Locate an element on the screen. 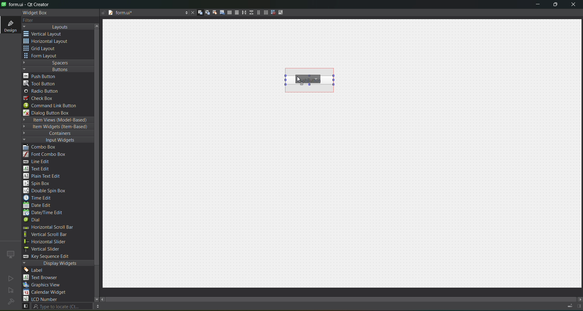 This screenshot has height=311, width=583. maximize is located at coordinates (556, 5).